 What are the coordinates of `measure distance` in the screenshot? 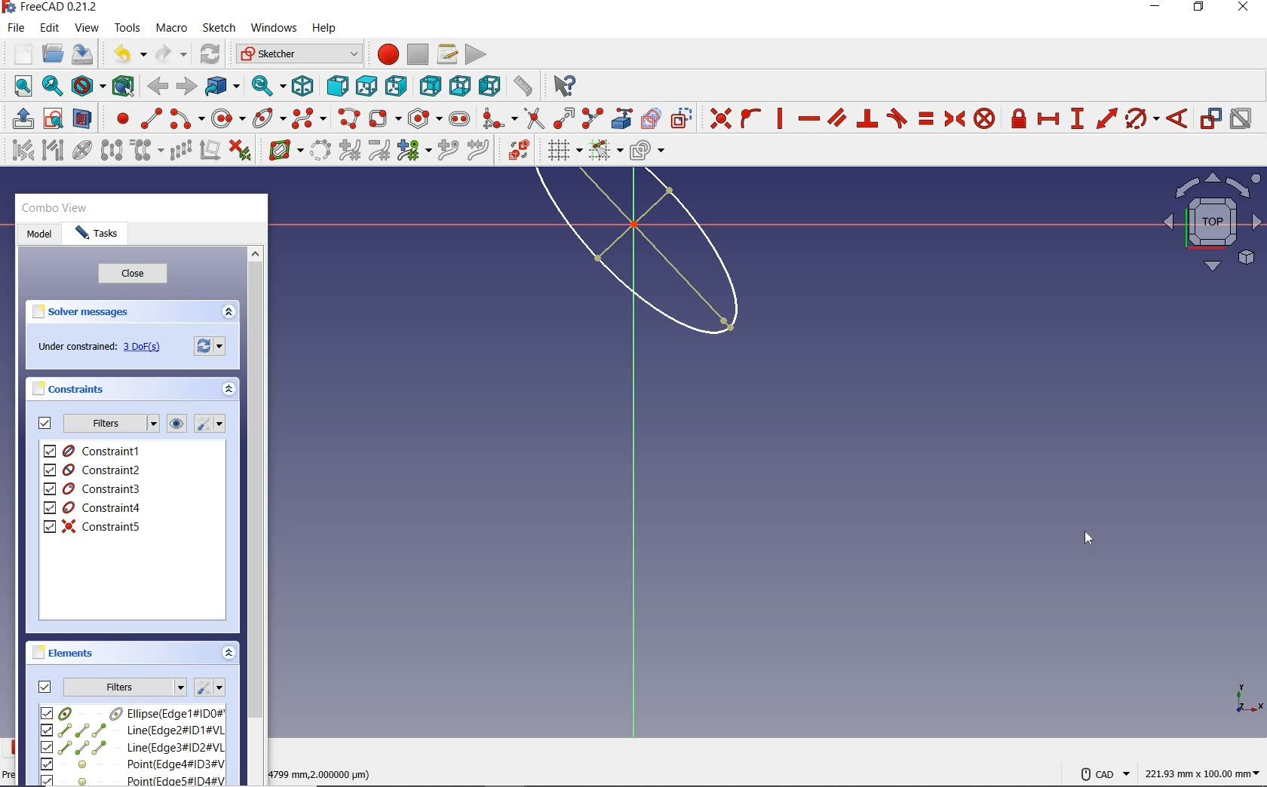 It's located at (524, 84).